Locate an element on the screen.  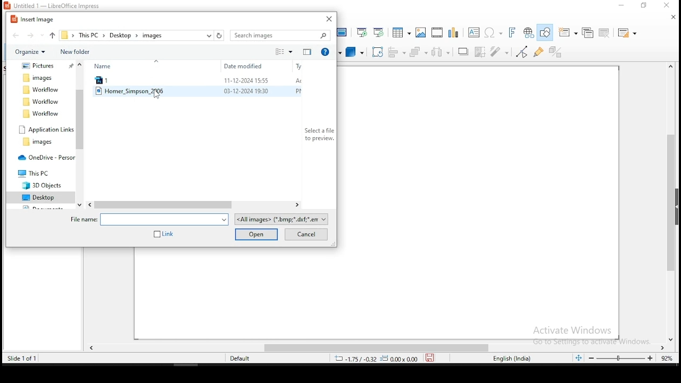
3D objects is located at coordinates (354, 51).